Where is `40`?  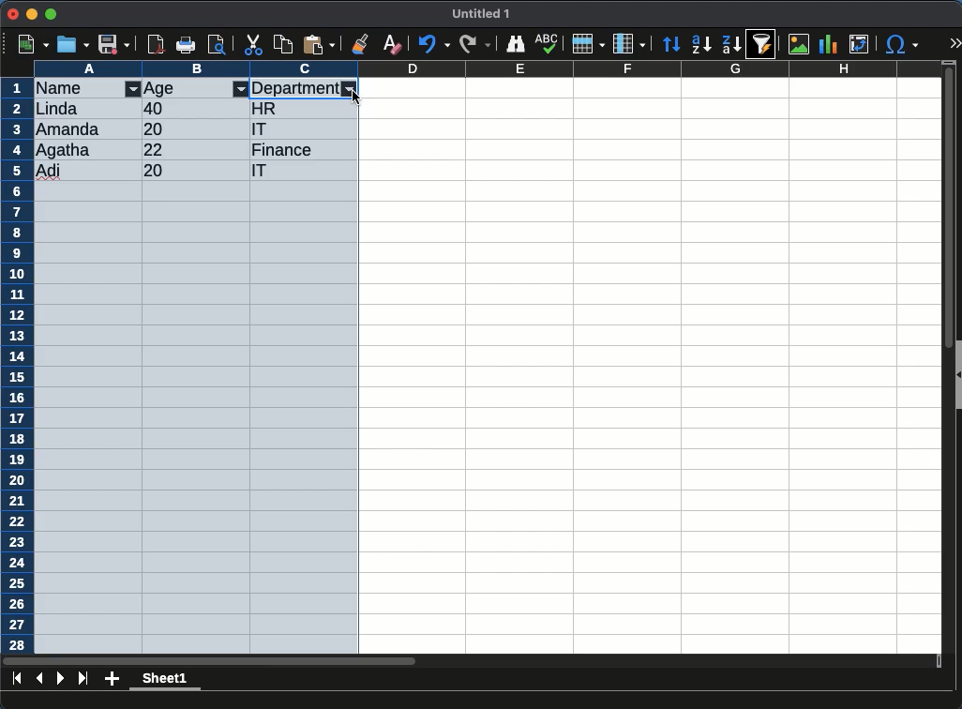
40 is located at coordinates (154, 109).